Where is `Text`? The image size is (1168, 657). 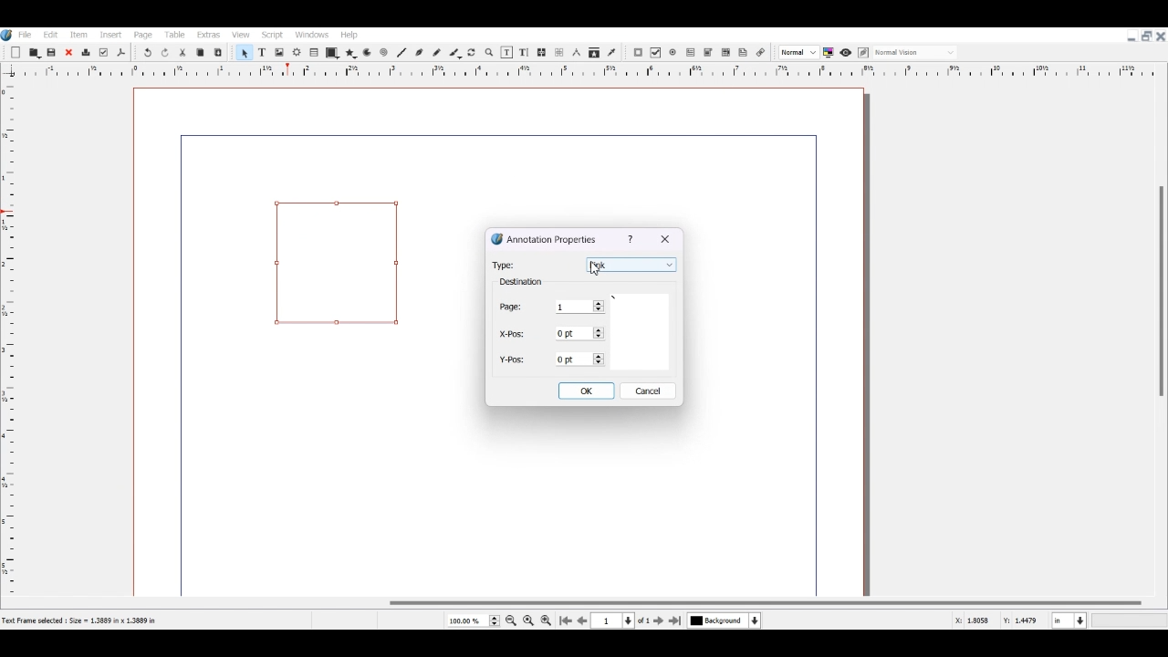
Text is located at coordinates (520, 283).